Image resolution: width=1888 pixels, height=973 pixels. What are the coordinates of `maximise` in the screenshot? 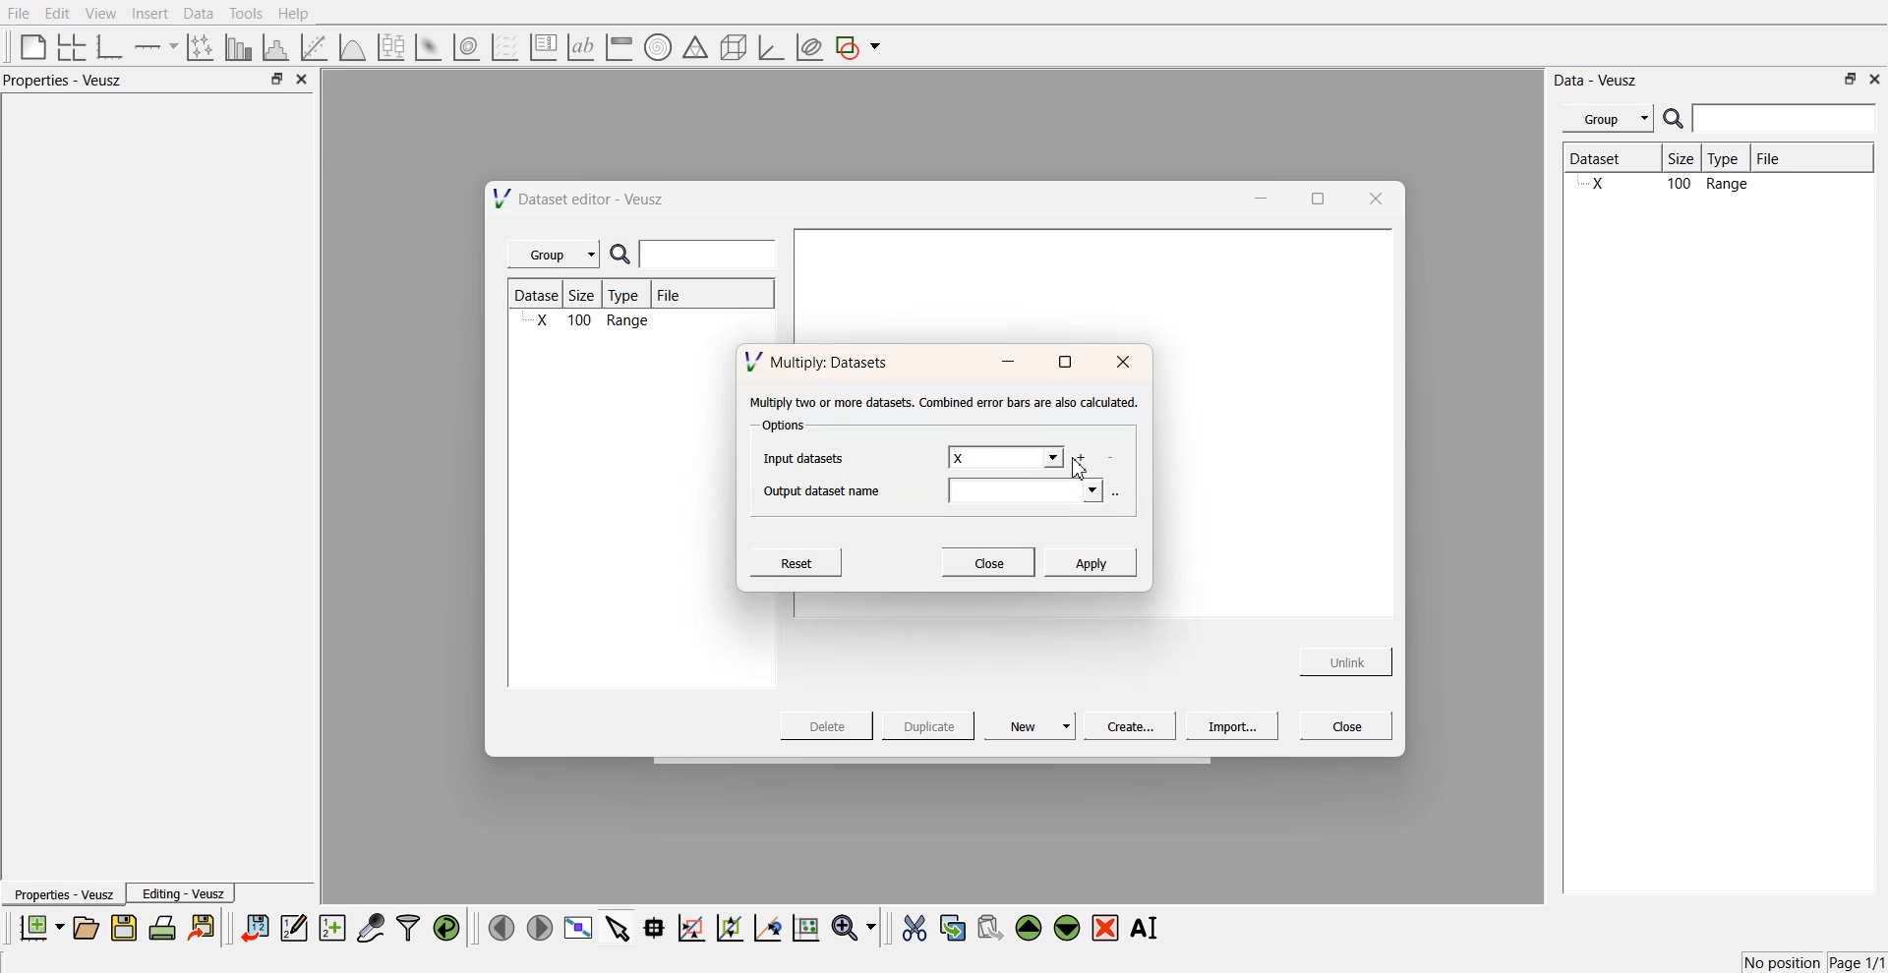 It's located at (1312, 197).